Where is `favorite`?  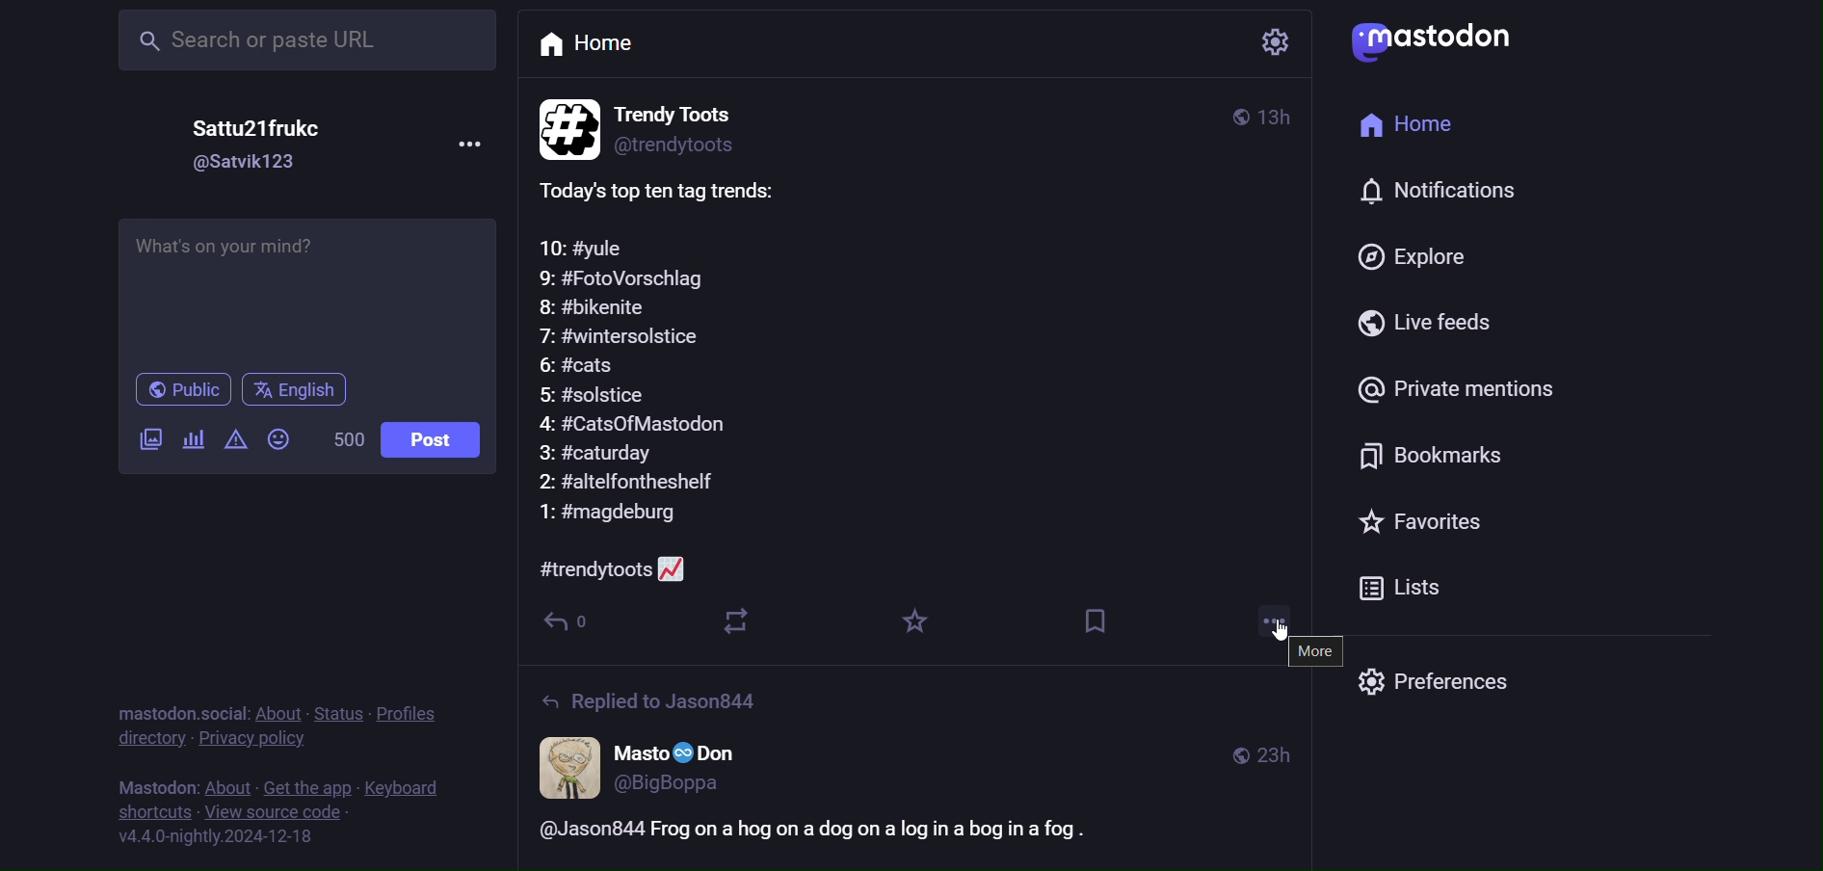 favorite is located at coordinates (917, 623).